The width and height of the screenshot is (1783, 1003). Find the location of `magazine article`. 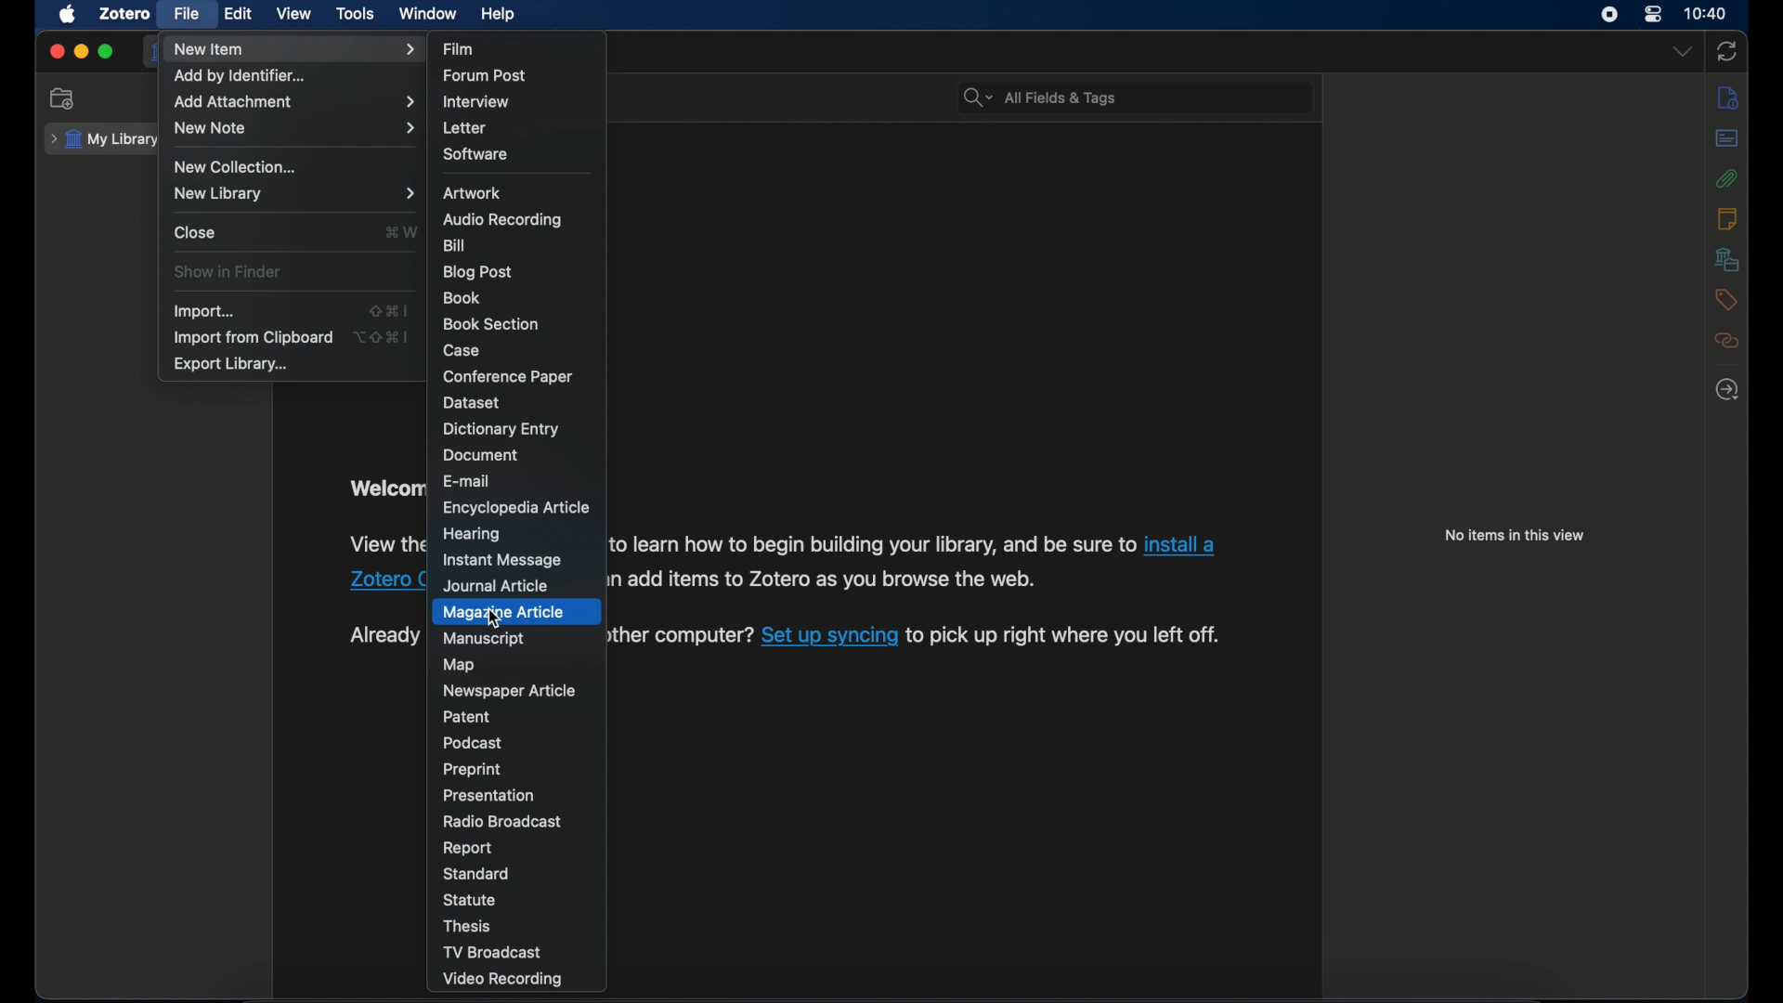

magazine article is located at coordinates (506, 612).